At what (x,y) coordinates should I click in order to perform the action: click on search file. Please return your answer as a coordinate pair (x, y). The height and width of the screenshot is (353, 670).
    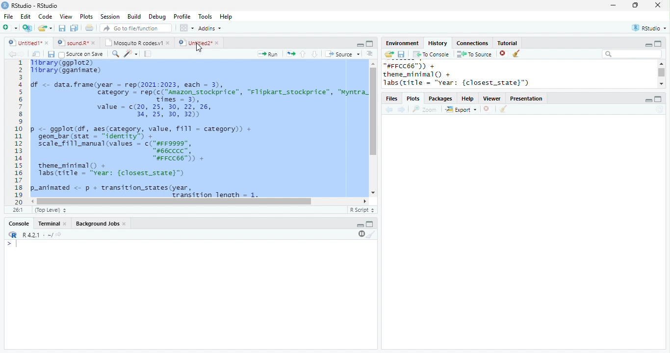
    Looking at the image, I should click on (135, 28).